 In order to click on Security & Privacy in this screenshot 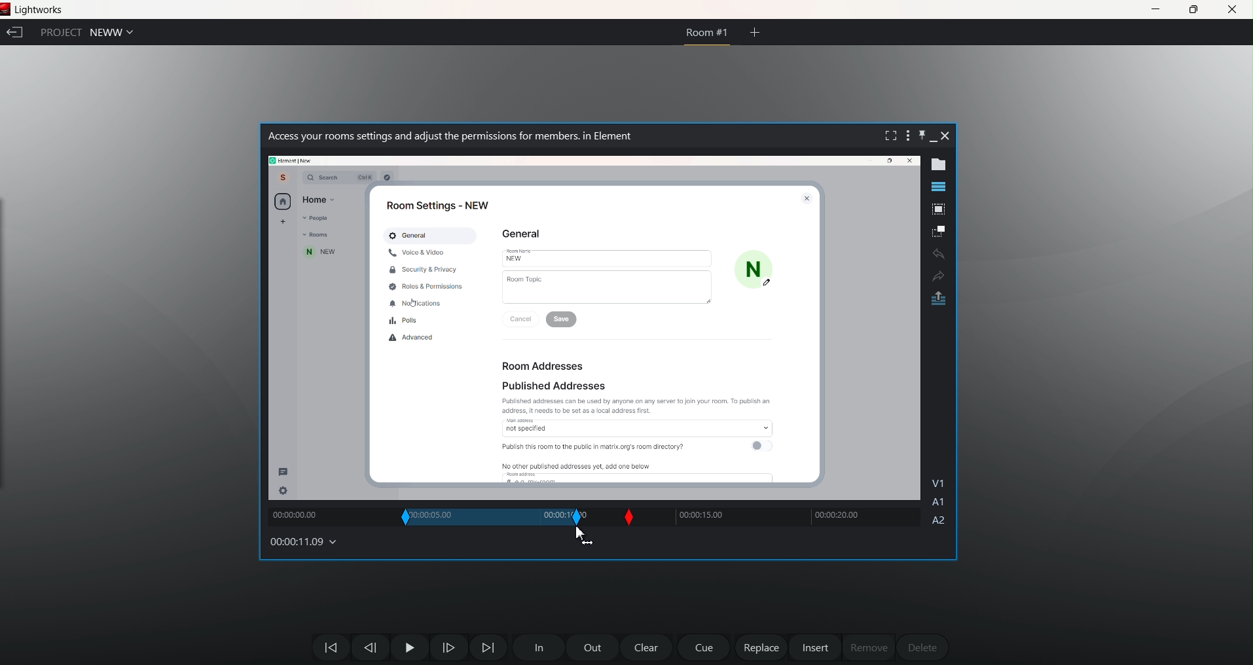, I will do `click(424, 269)`.